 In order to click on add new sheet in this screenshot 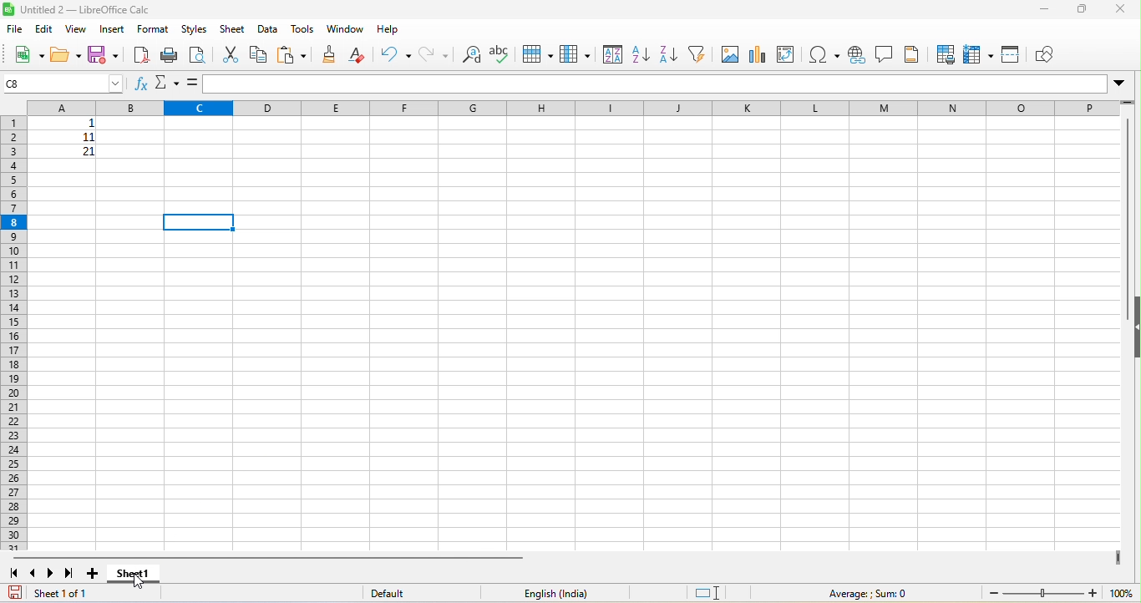, I will do `click(94, 574)`.